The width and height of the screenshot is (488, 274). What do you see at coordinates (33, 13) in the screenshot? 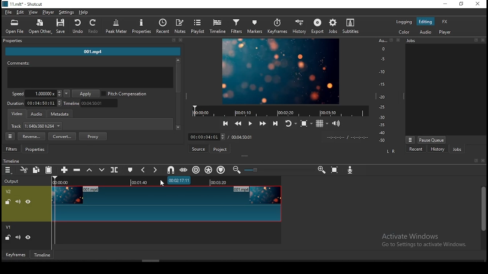
I see `view` at bounding box center [33, 13].